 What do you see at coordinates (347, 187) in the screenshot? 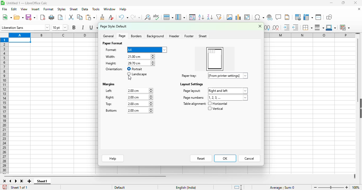
I see `zoom in` at bounding box center [347, 187].